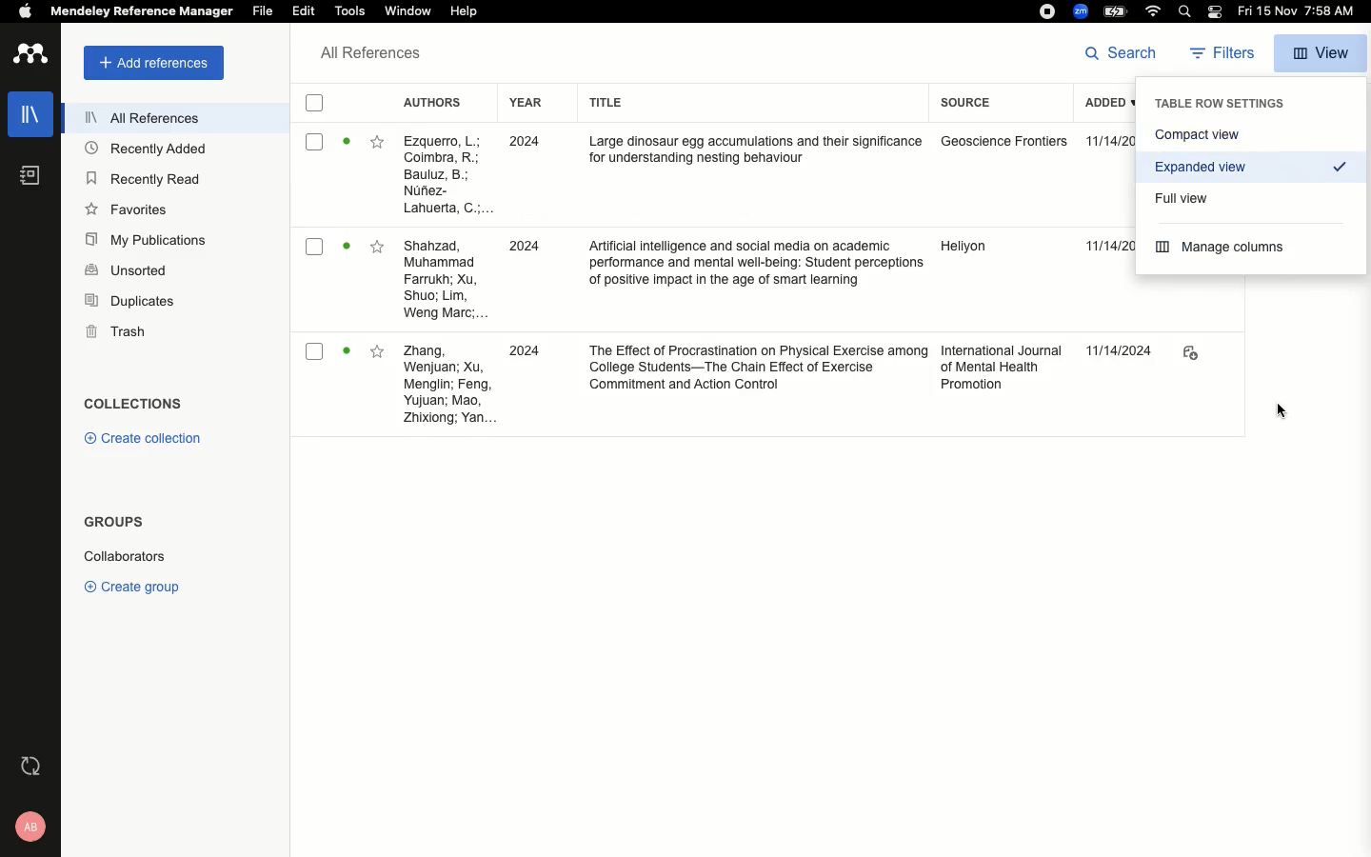  Describe the element at coordinates (366, 54) in the screenshot. I see `All references` at that location.